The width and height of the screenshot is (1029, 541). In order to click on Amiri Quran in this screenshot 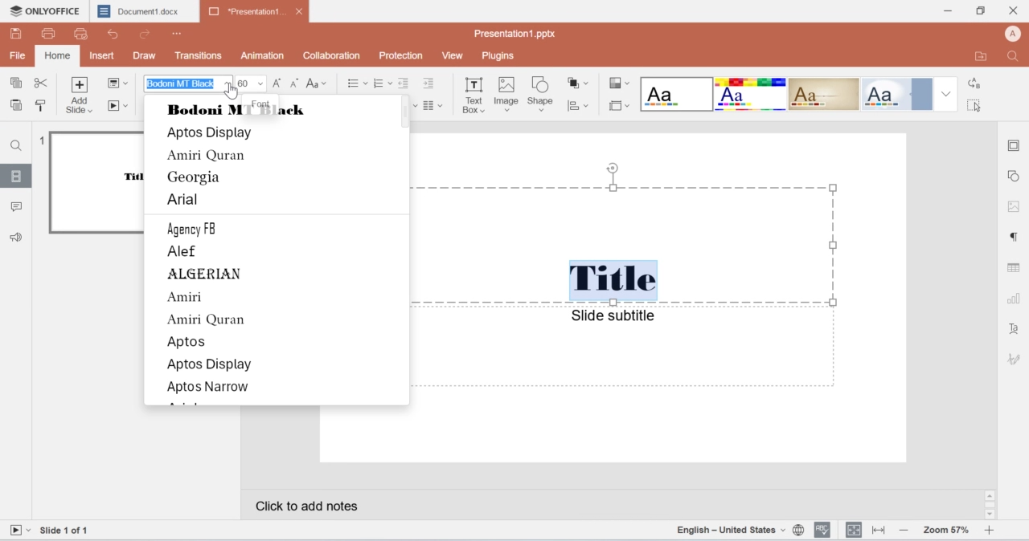, I will do `click(207, 156)`.